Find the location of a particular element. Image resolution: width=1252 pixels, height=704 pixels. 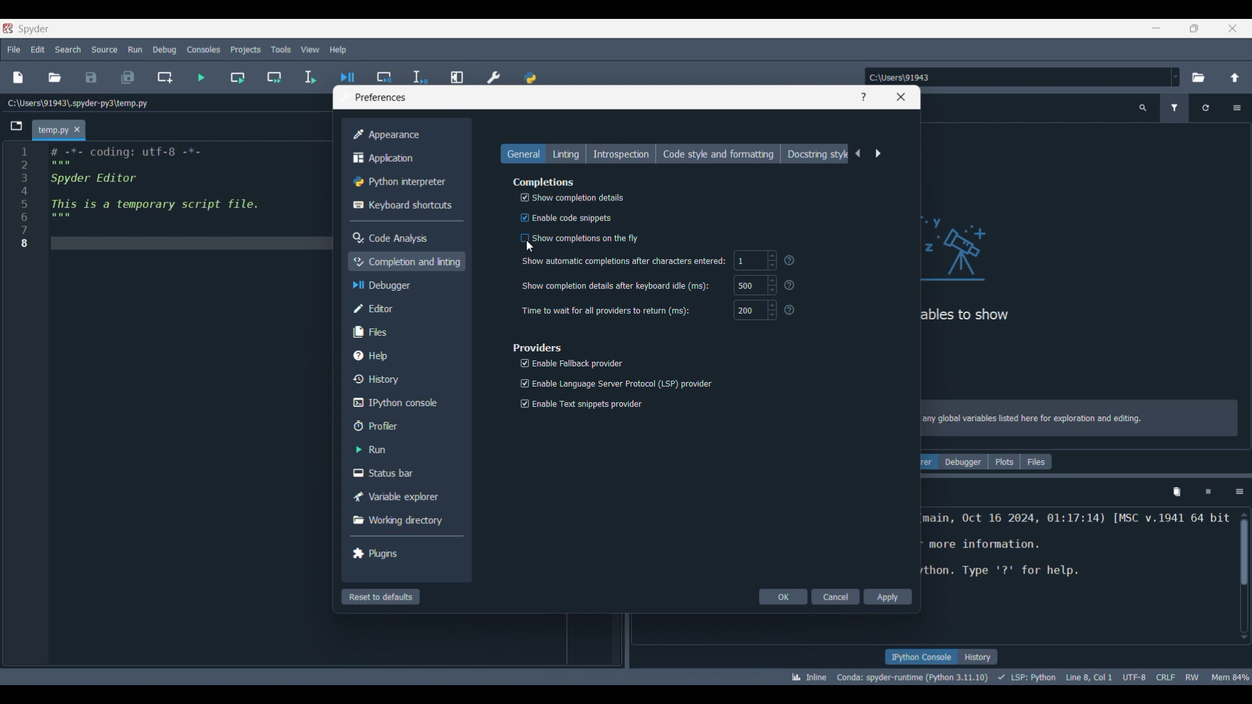

Working directory is located at coordinates (403, 520).